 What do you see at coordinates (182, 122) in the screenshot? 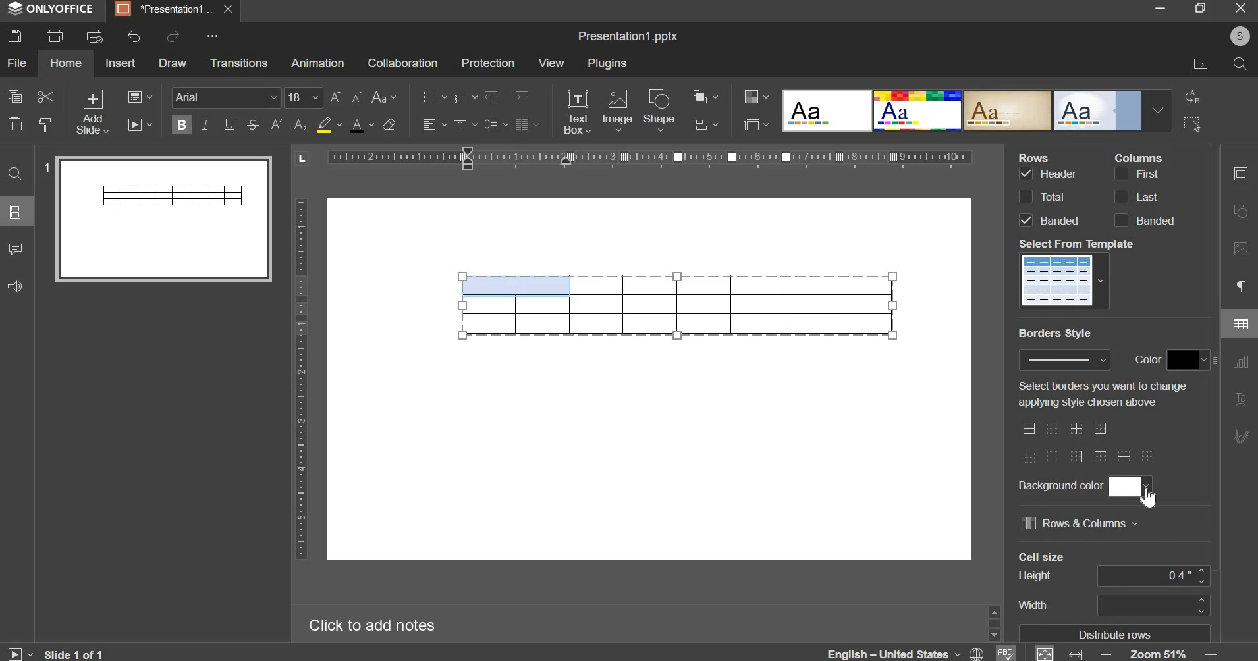
I see `bold` at bounding box center [182, 122].